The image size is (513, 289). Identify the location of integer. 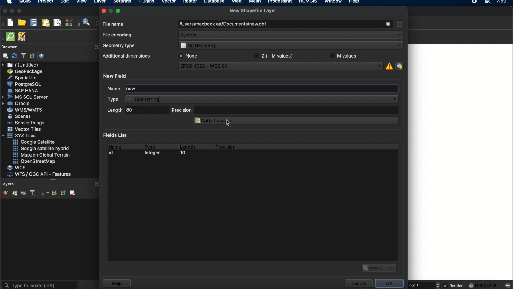
(154, 154).